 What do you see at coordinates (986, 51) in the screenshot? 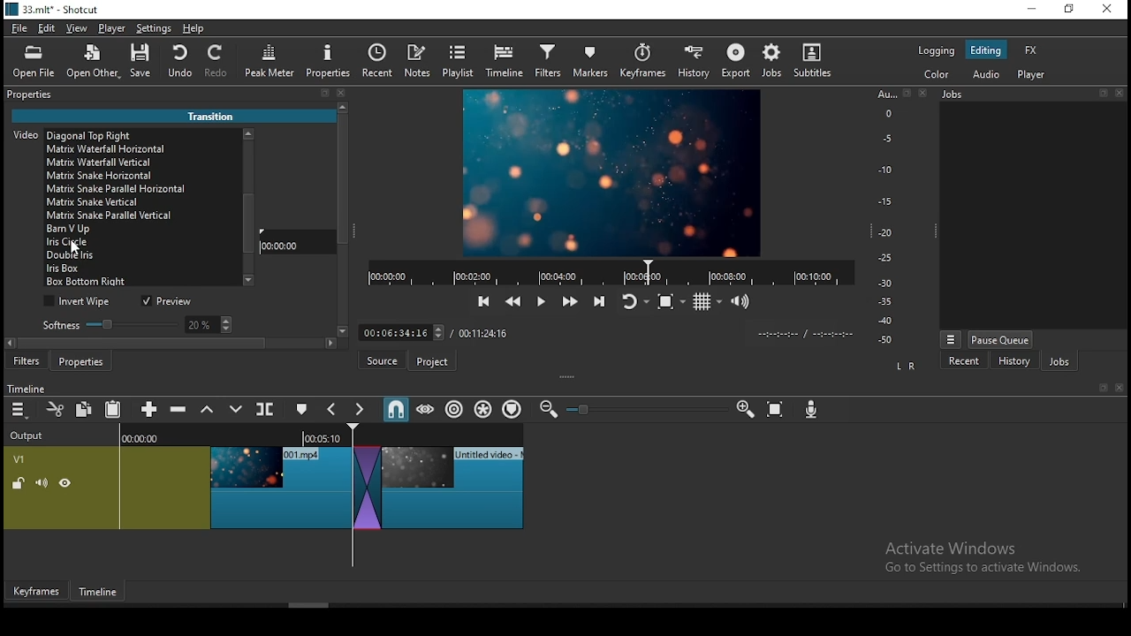
I see `editing` at bounding box center [986, 51].